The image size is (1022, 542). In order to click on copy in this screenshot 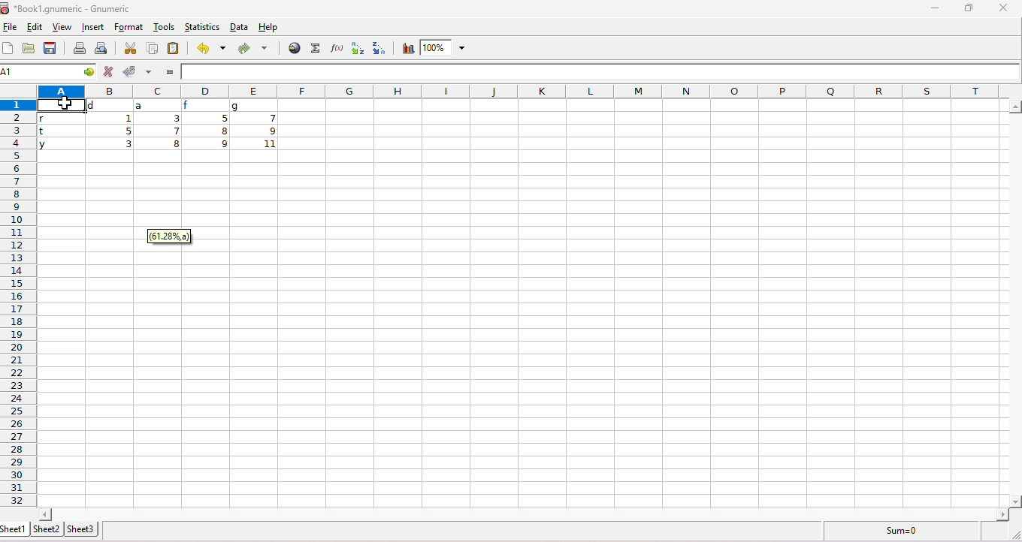, I will do `click(151, 48)`.